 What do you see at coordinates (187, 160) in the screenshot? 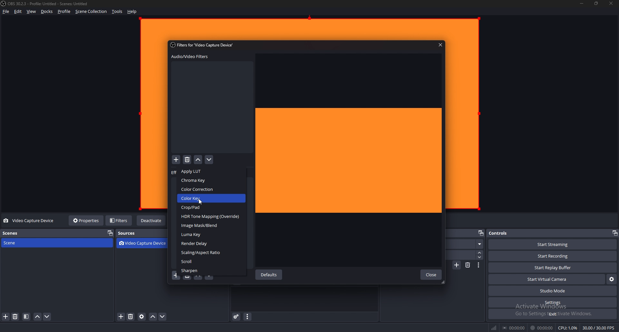
I see `delete` at bounding box center [187, 160].